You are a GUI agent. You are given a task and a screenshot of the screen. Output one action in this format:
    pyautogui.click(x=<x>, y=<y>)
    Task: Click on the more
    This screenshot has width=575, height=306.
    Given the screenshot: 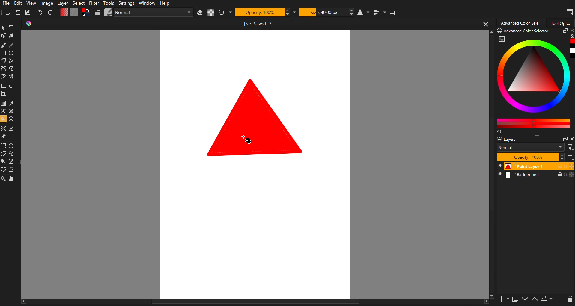 What is the action you would take?
    pyautogui.click(x=570, y=157)
    